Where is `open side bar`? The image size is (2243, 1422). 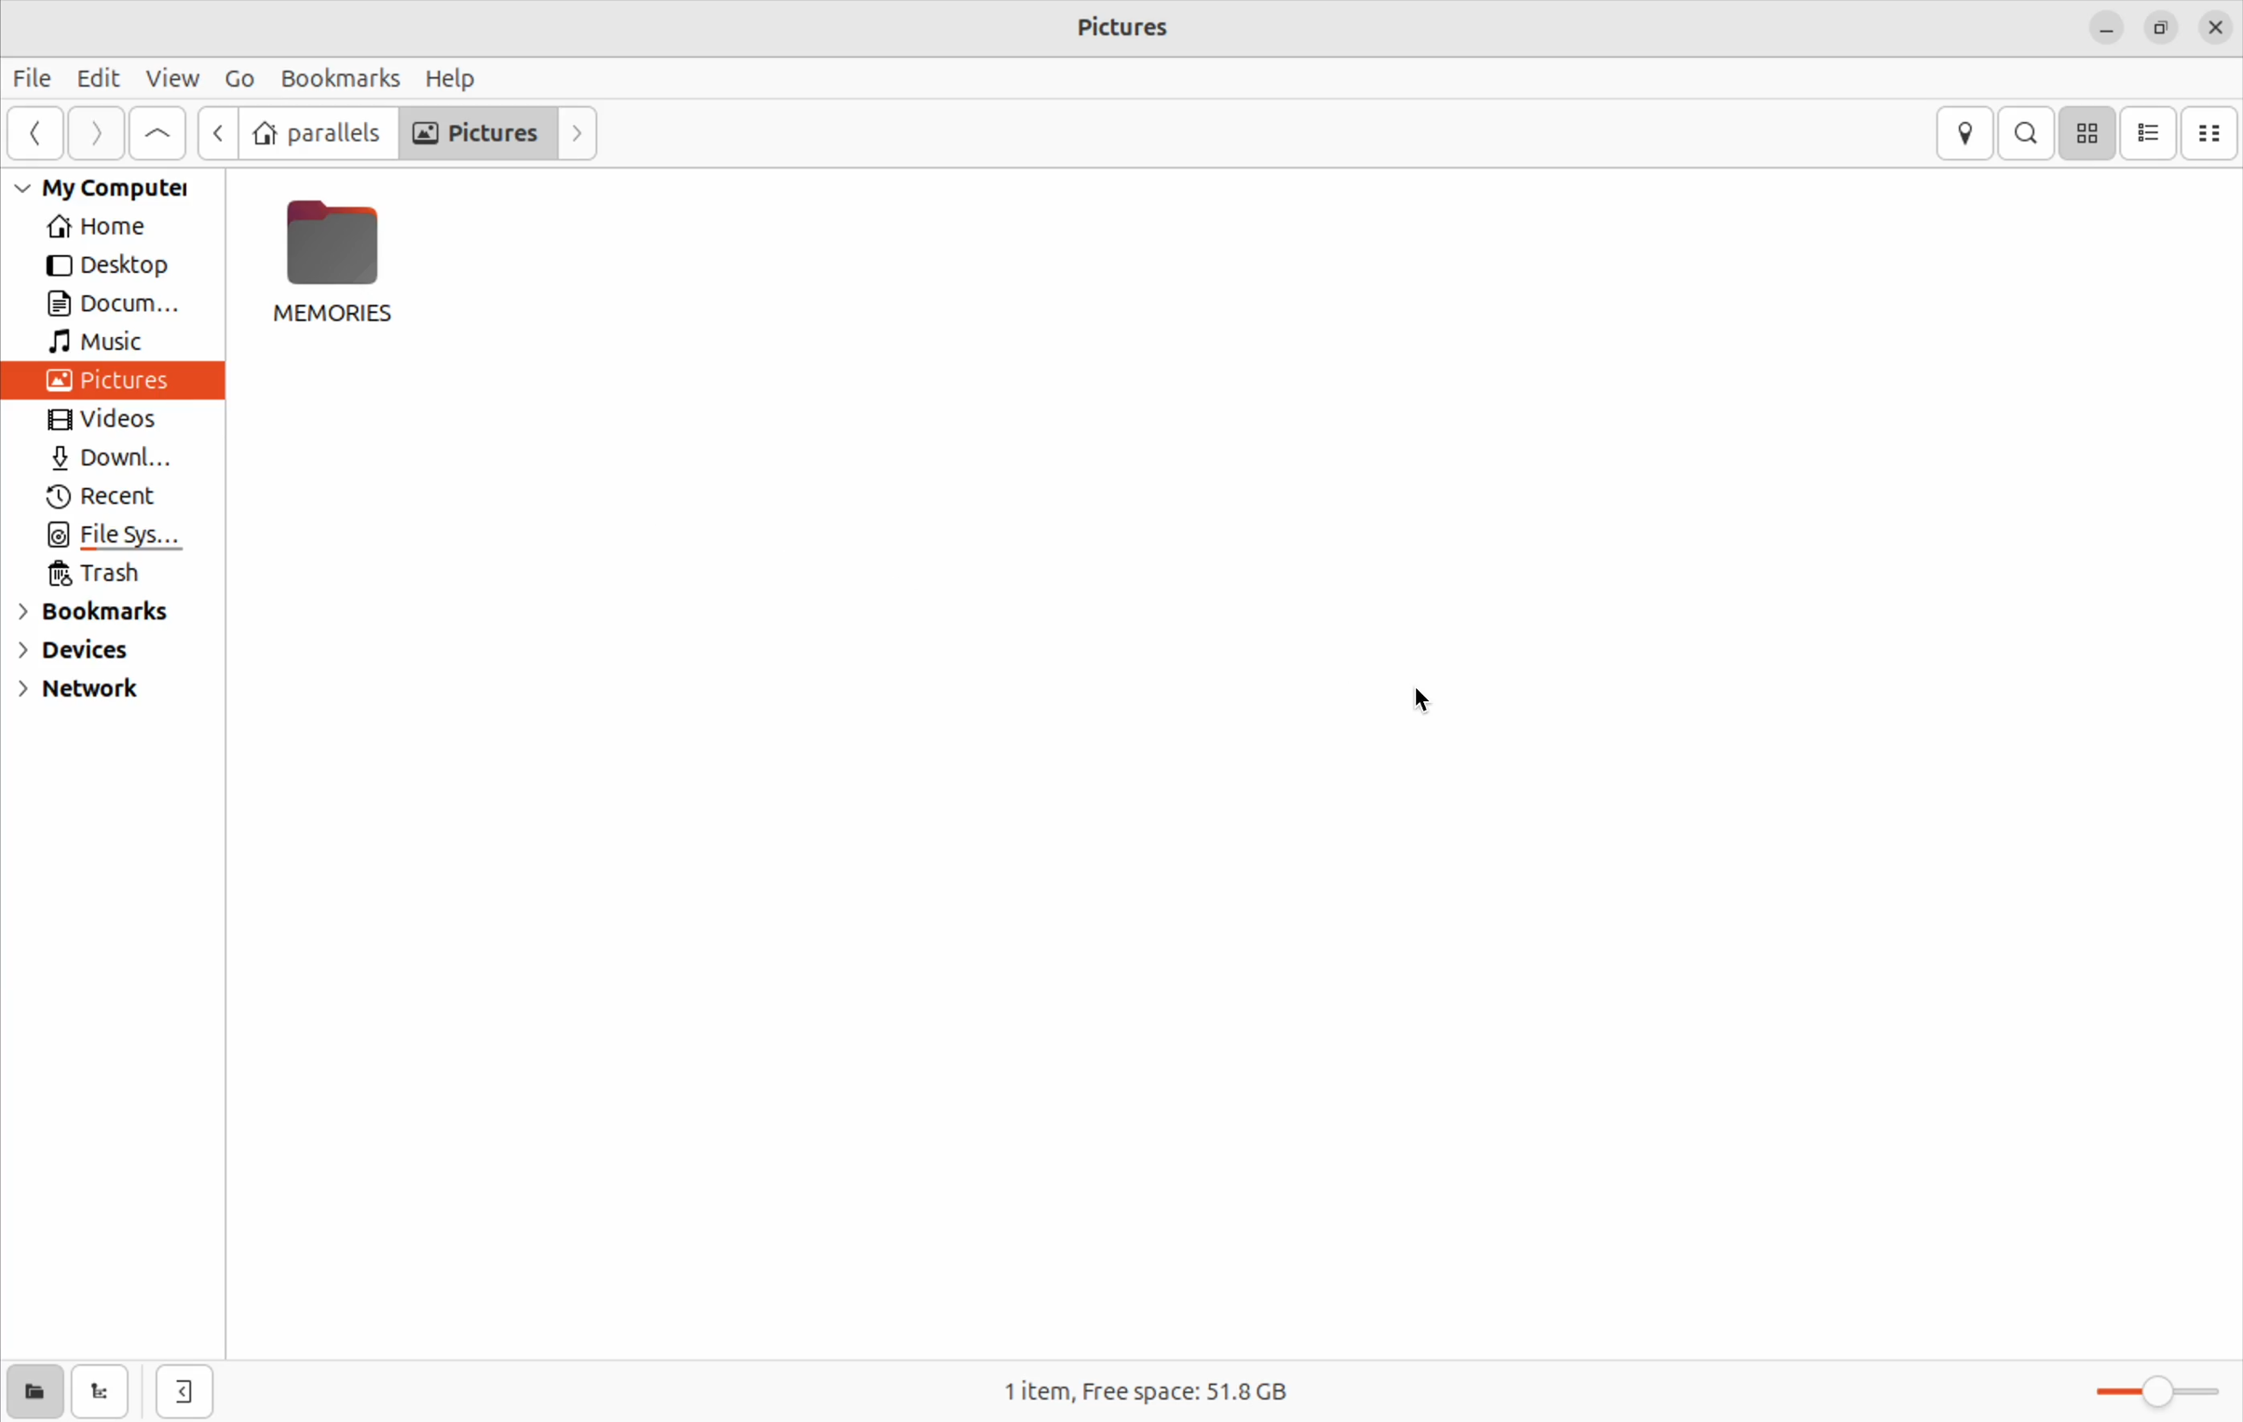
open side bar is located at coordinates (187, 1393).